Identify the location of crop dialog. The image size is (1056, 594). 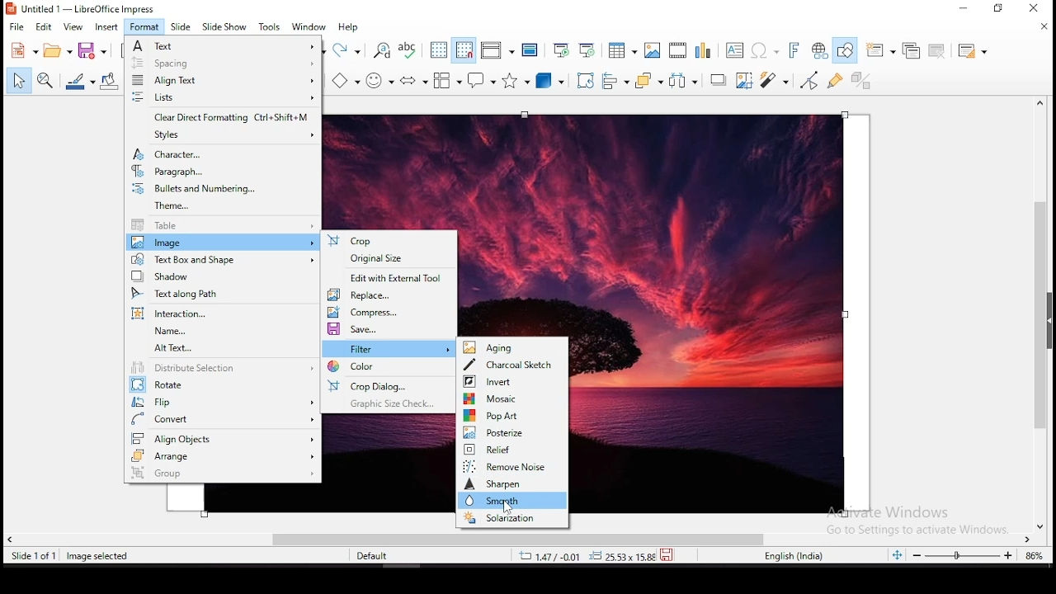
(389, 386).